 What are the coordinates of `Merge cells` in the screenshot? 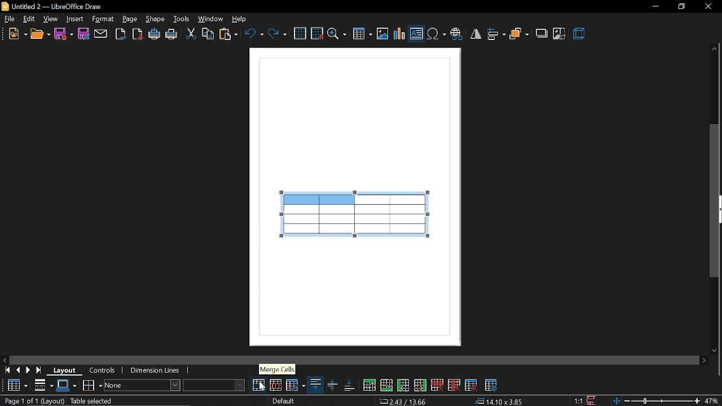 It's located at (277, 369).